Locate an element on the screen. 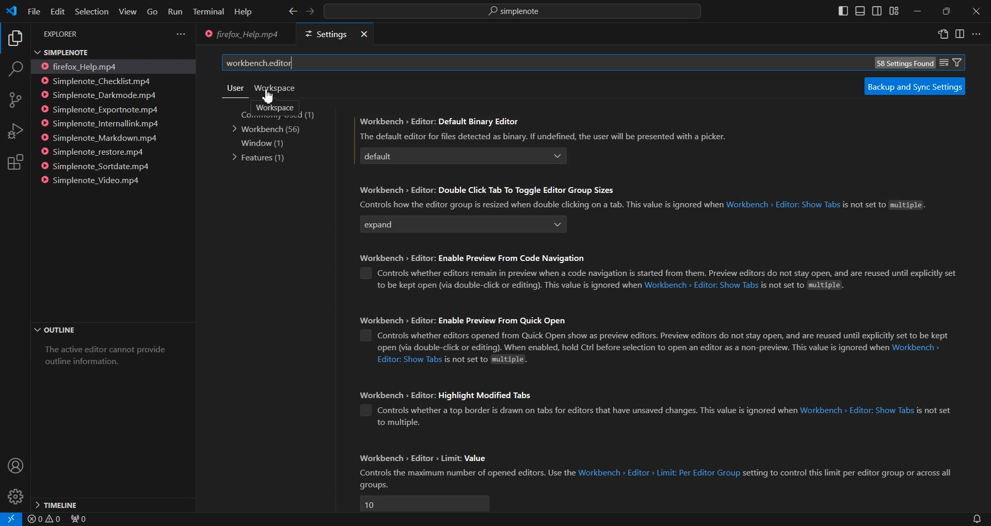  Workbench is located at coordinates (269, 129).